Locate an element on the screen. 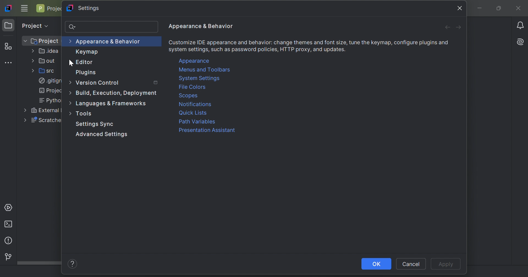 The width and height of the screenshot is (528, 277). Show help contents is located at coordinates (73, 264).